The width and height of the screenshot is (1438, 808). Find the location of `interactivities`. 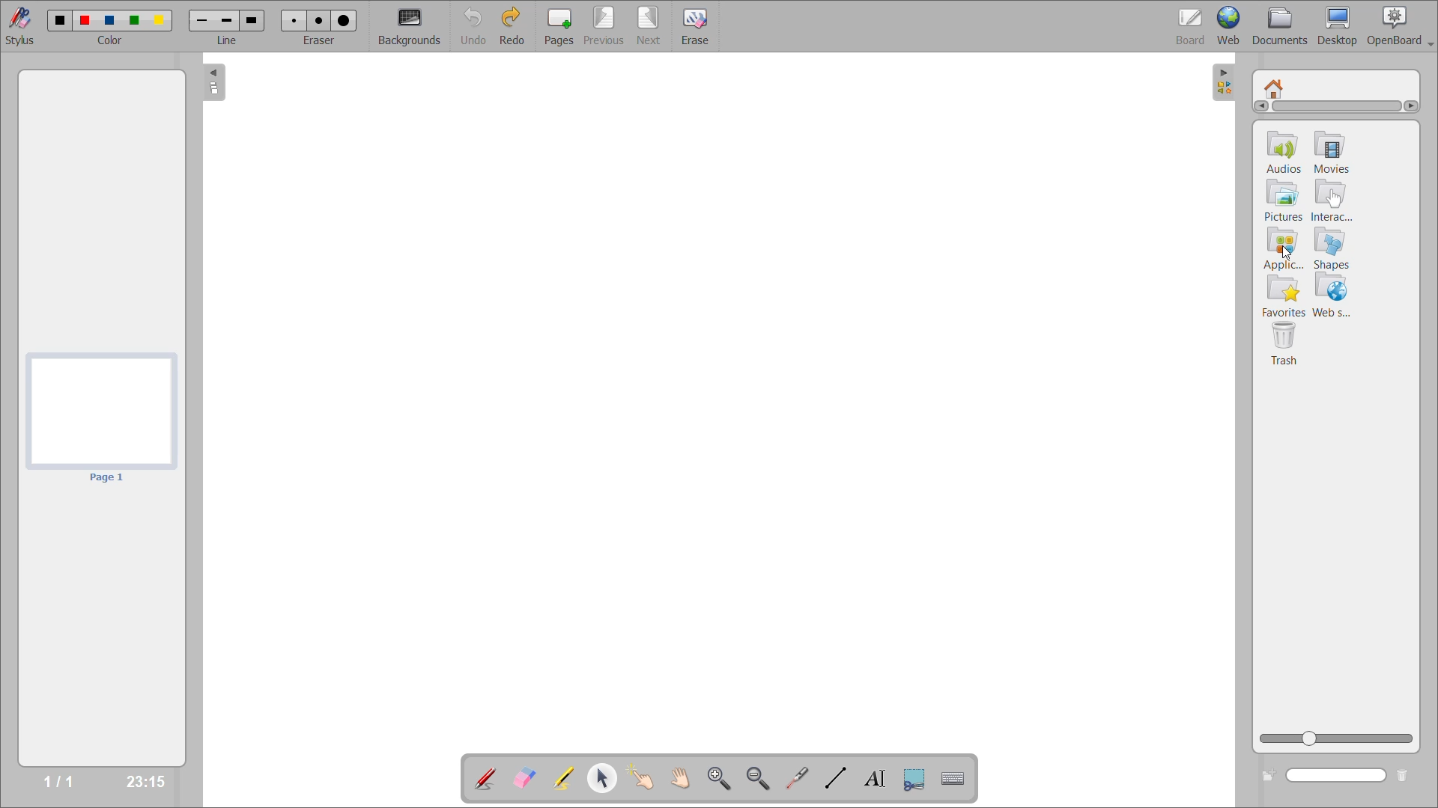

interactivities is located at coordinates (1333, 200).